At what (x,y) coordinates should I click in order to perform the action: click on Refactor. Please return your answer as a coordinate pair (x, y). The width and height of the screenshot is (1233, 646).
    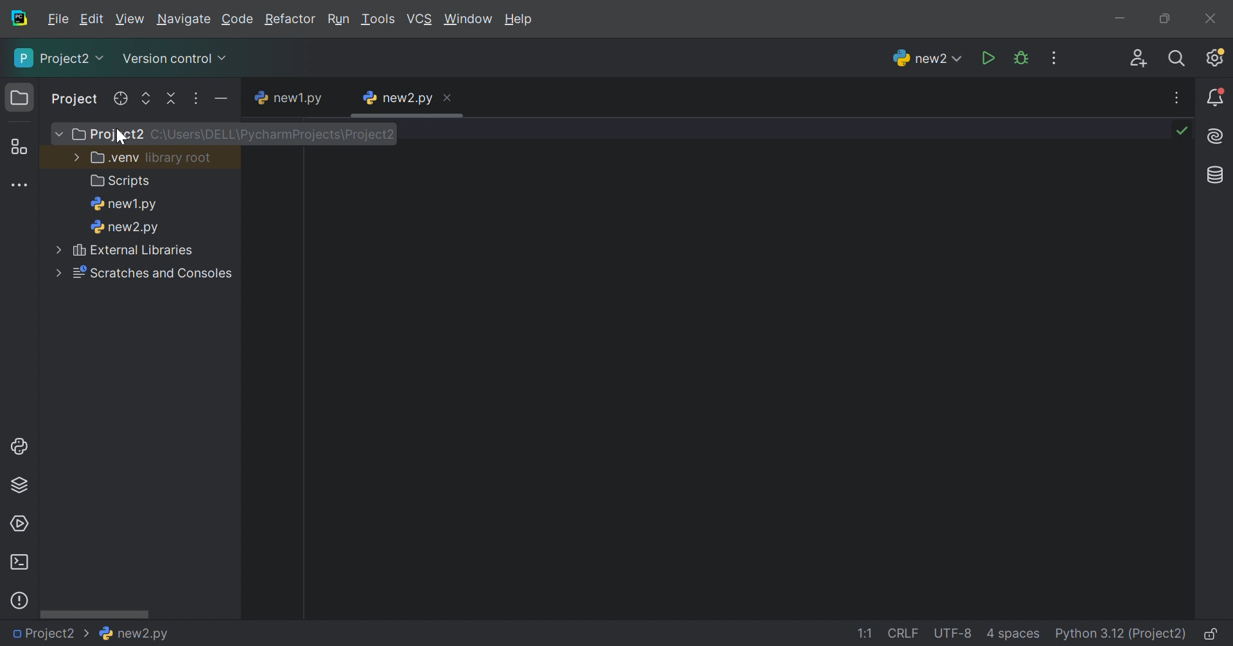
    Looking at the image, I should click on (293, 19).